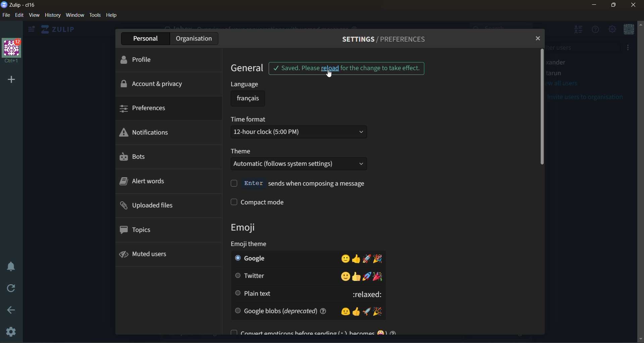 This screenshot has width=644, height=343. What do you see at coordinates (593, 5) in the screenshot?
I see `minimize` at bounding box center [593, 5].